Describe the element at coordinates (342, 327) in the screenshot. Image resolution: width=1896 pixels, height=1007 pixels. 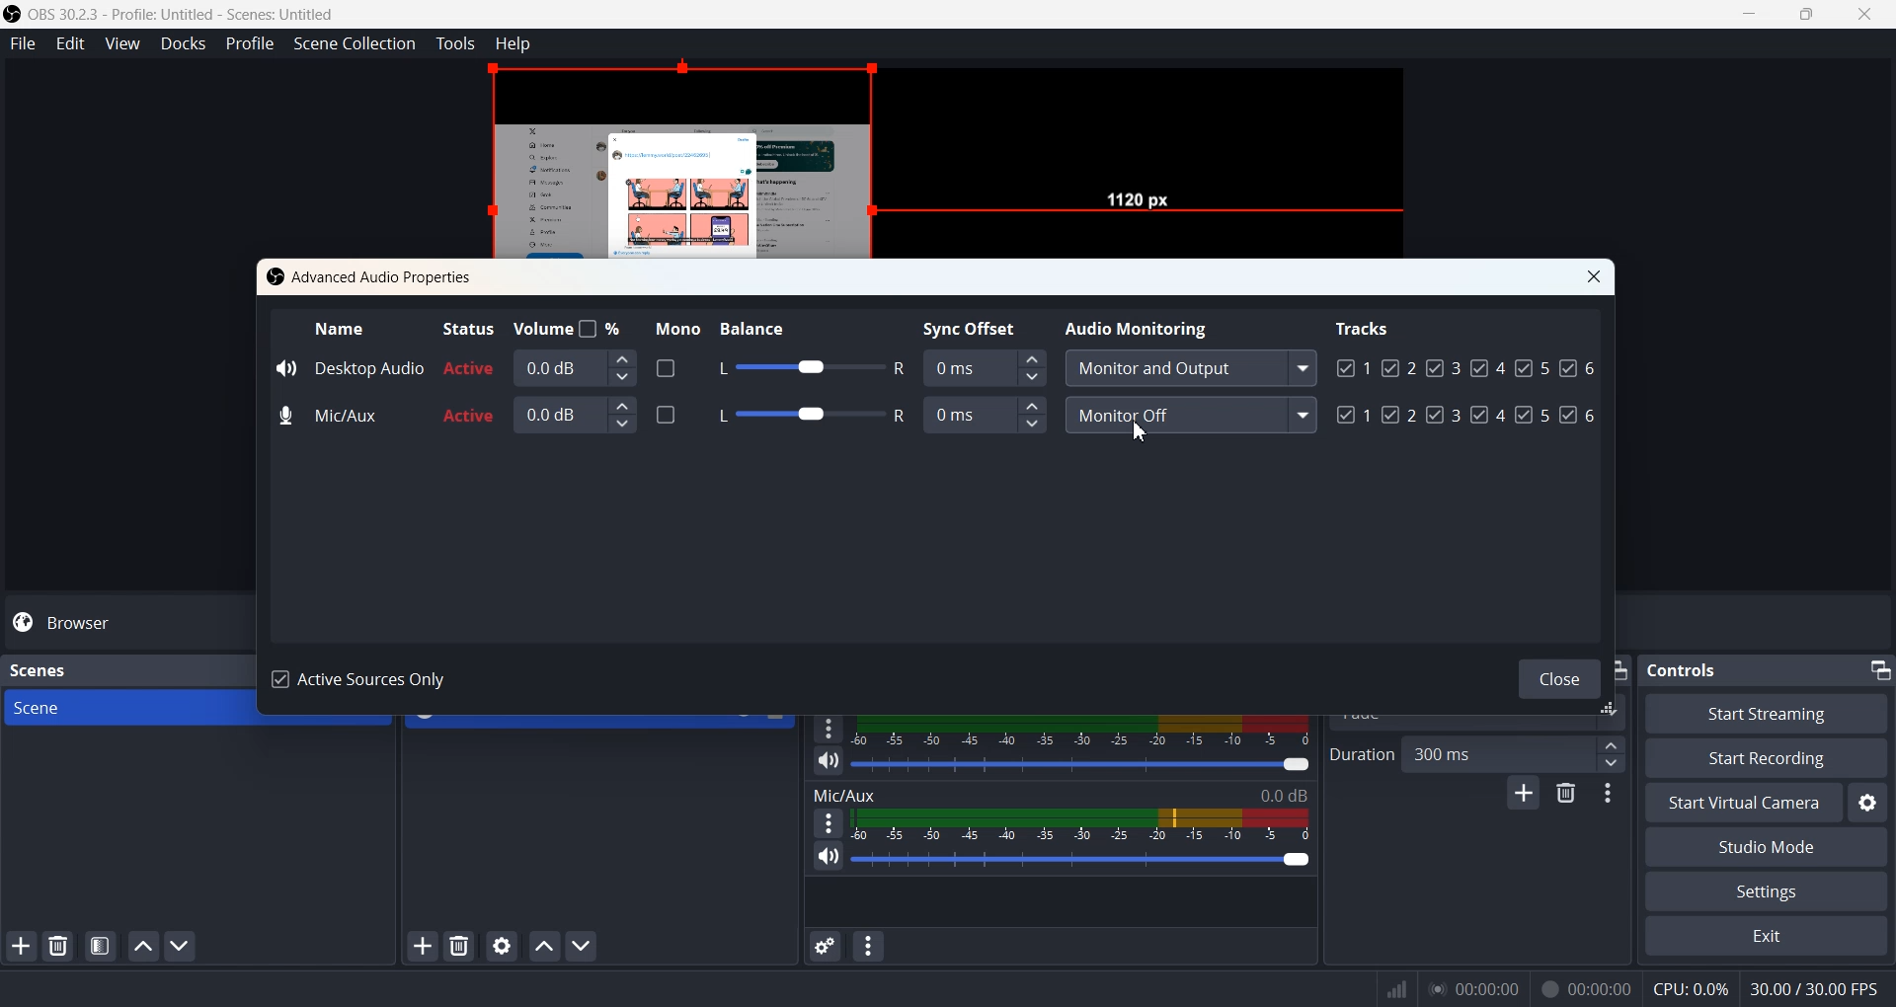
I see `Name` at that location.